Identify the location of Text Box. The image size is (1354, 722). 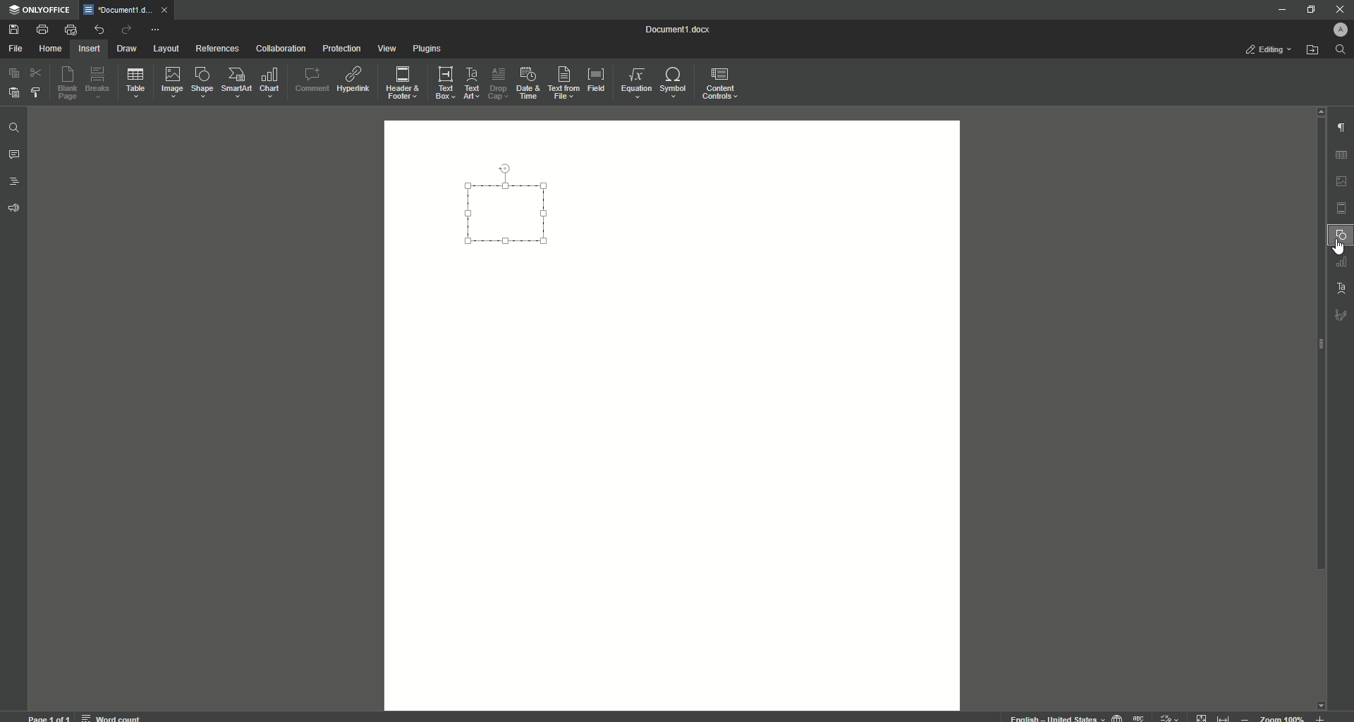
(441, 82).